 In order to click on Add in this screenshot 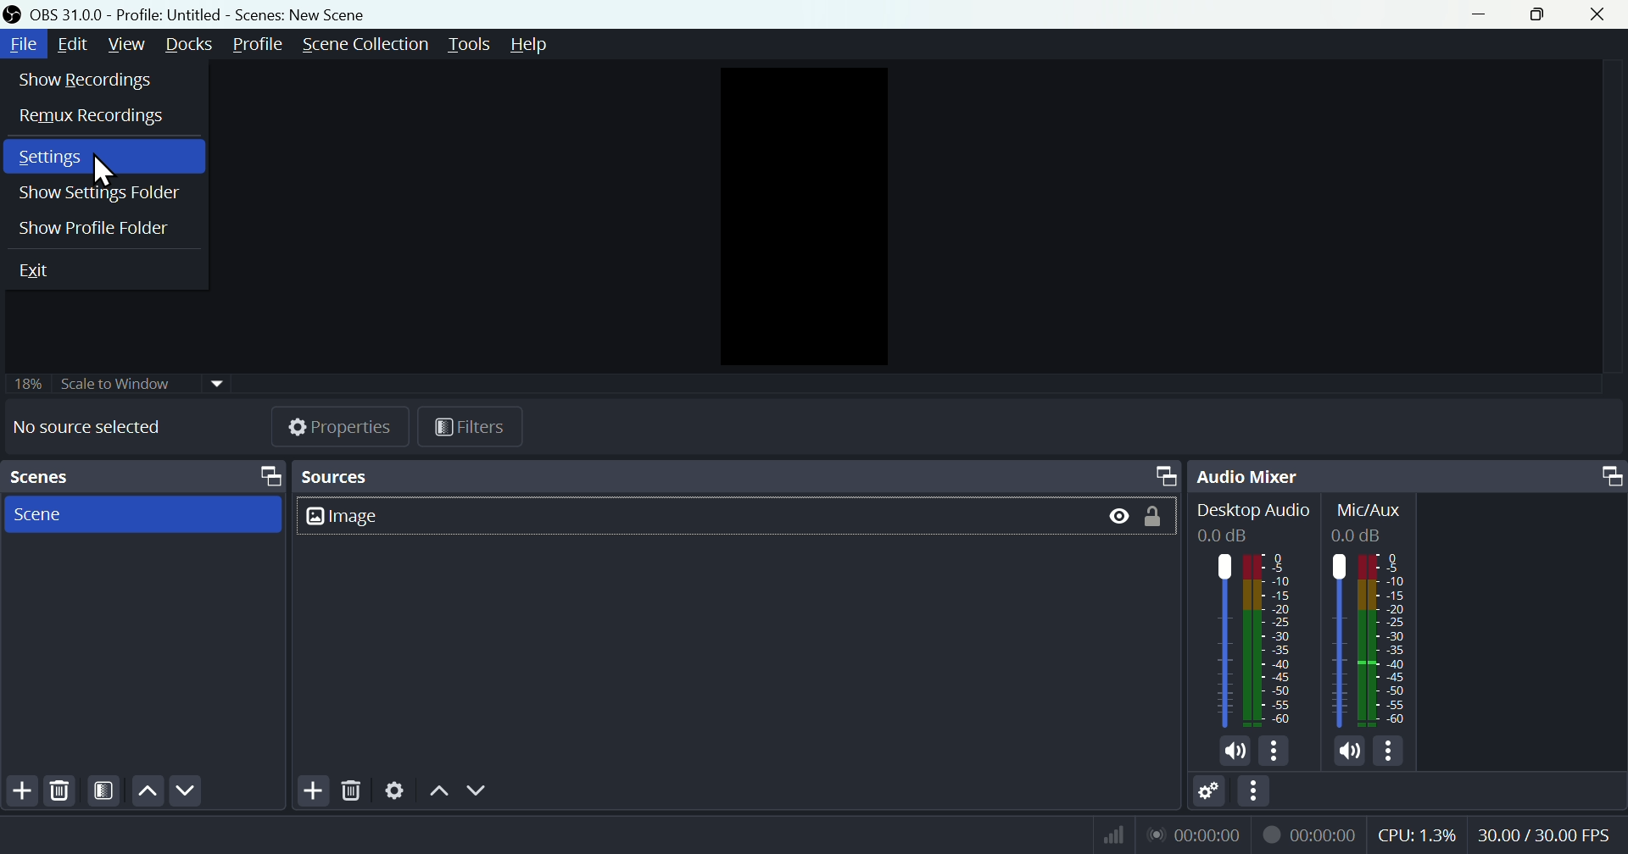, I will do `click(315, 790)`.